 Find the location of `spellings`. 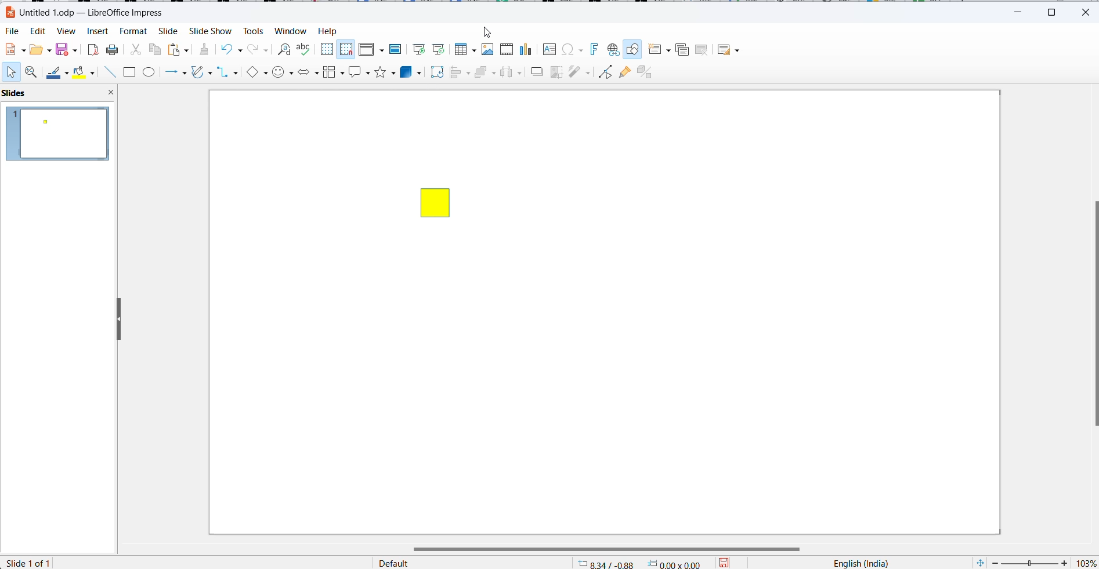

spellings is located at coordinates (304, 49).